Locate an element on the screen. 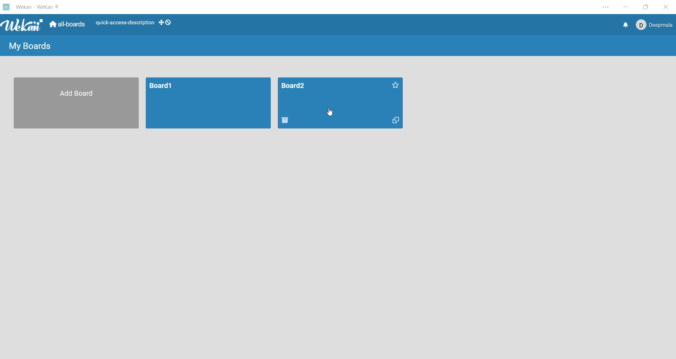  minimize is located at coordinates (626, 6).